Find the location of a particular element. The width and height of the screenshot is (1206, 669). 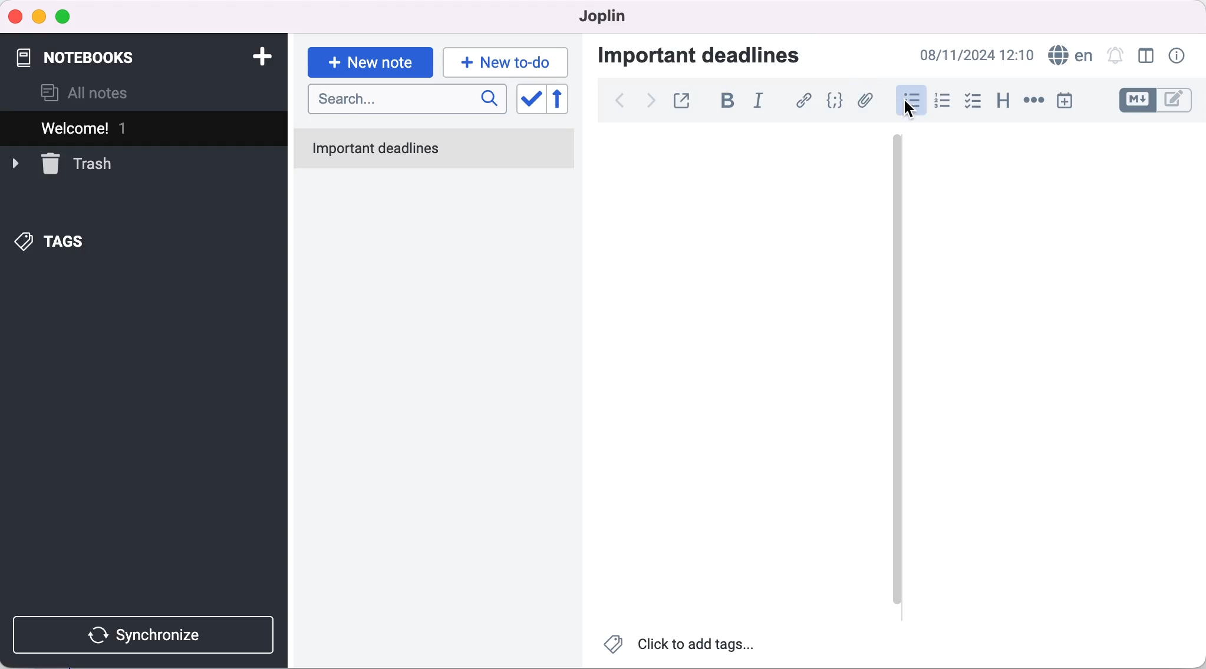

reverse sort order is located at coordinates (565, 102).